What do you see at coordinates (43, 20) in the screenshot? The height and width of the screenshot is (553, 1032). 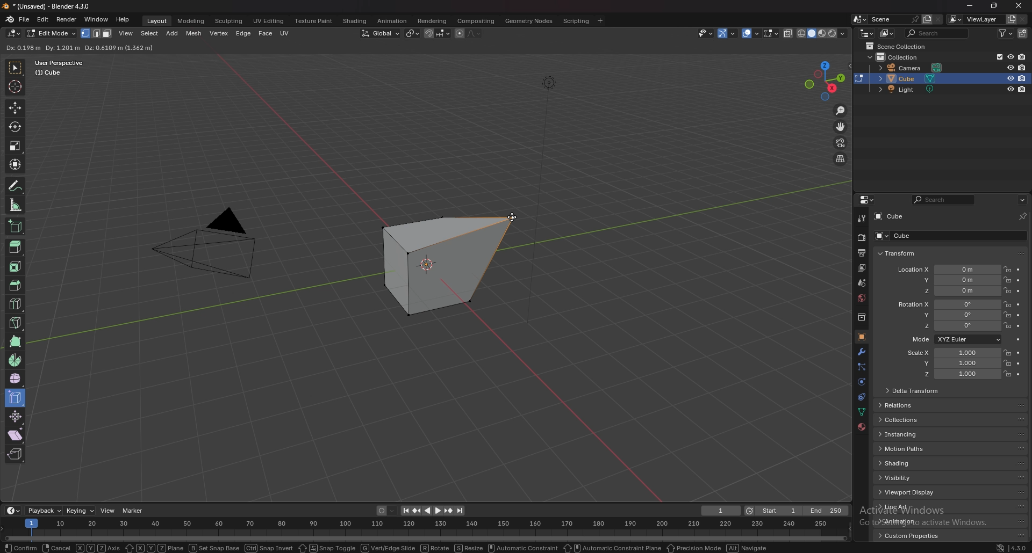 I see `edit` at bounding box center [43, 20].